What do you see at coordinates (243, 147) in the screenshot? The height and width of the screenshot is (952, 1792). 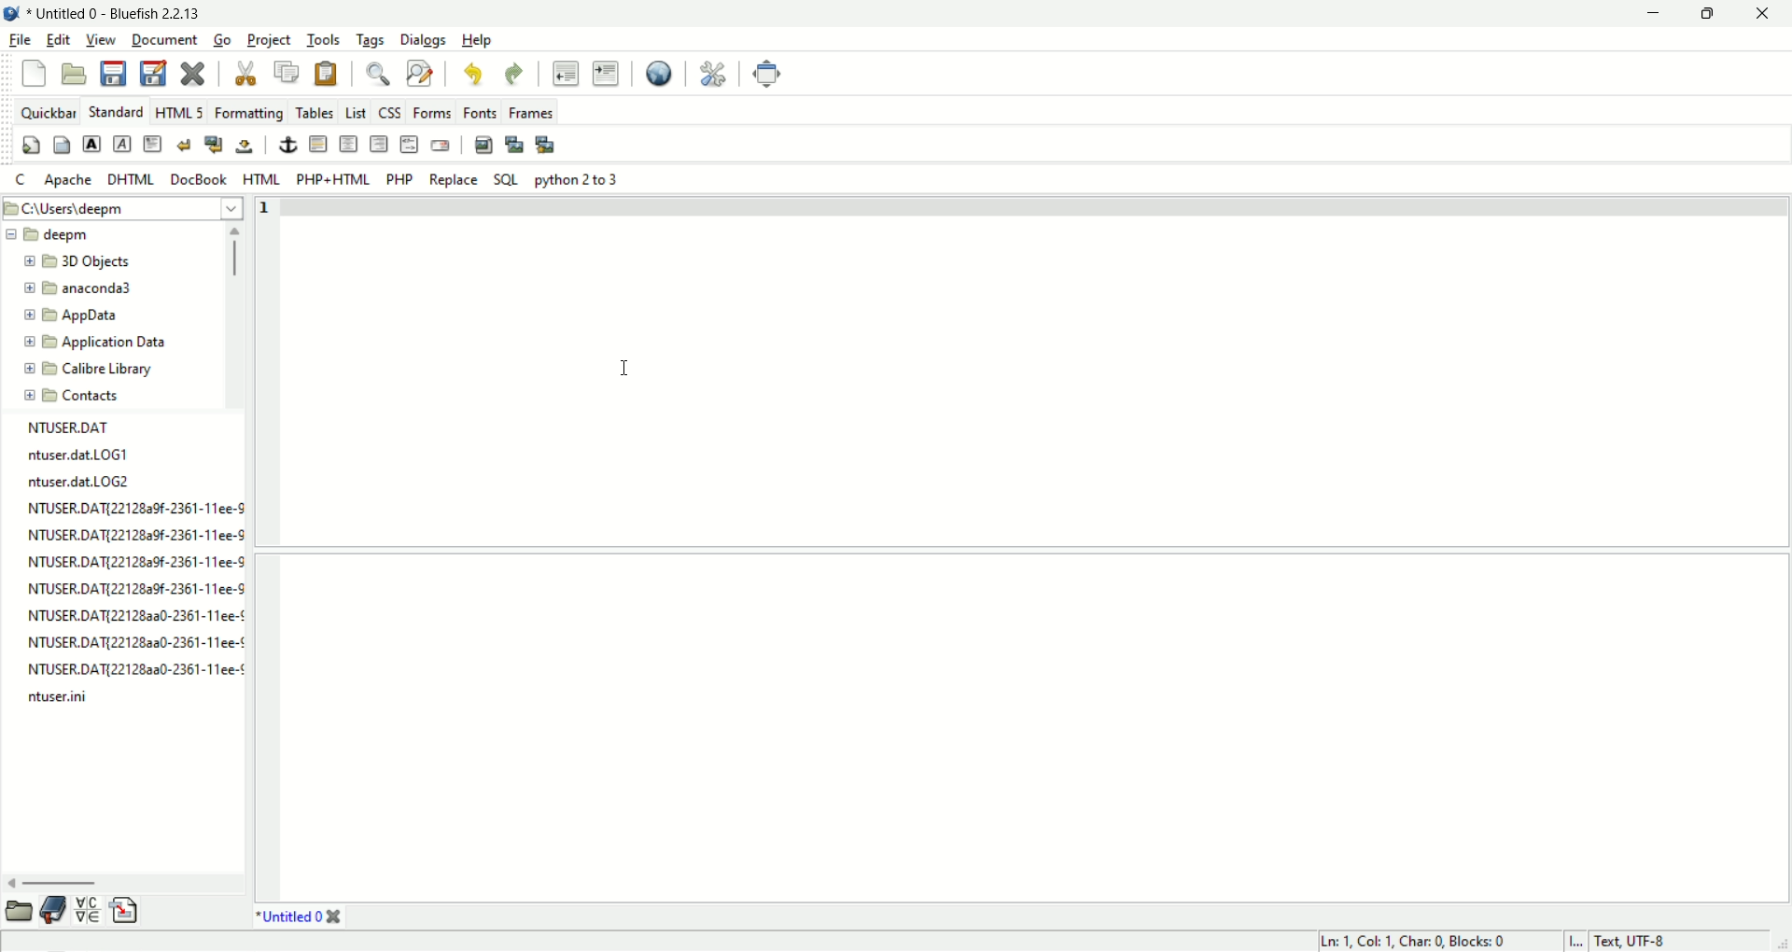 I see `non breaking space` at bounding box center [243, 147].